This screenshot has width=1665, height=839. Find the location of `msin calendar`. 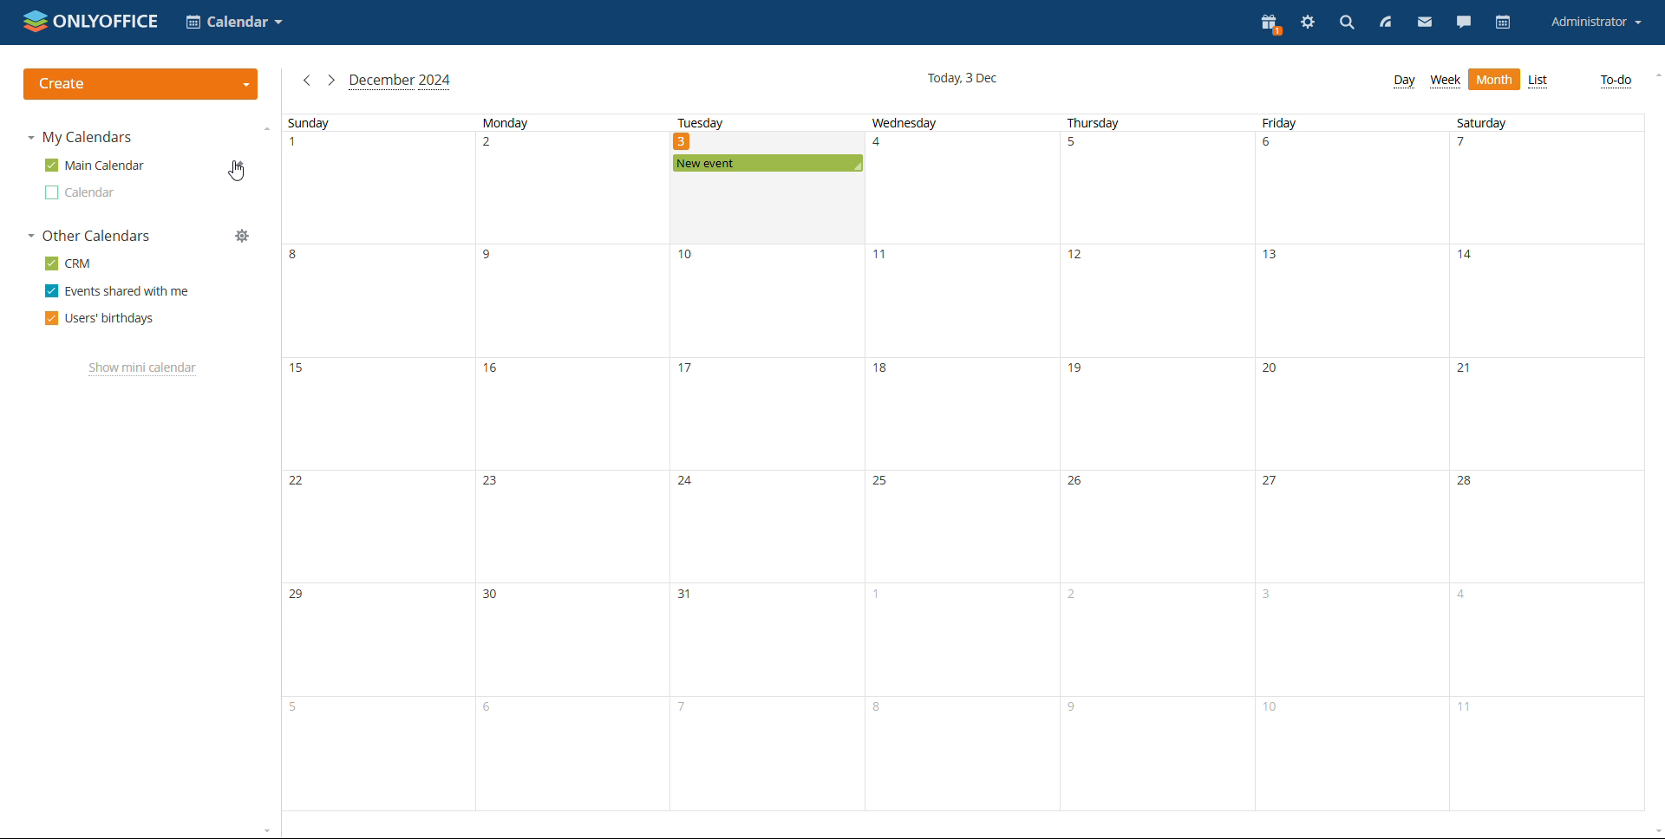

msin calendar is located at coordinates (95, 166).